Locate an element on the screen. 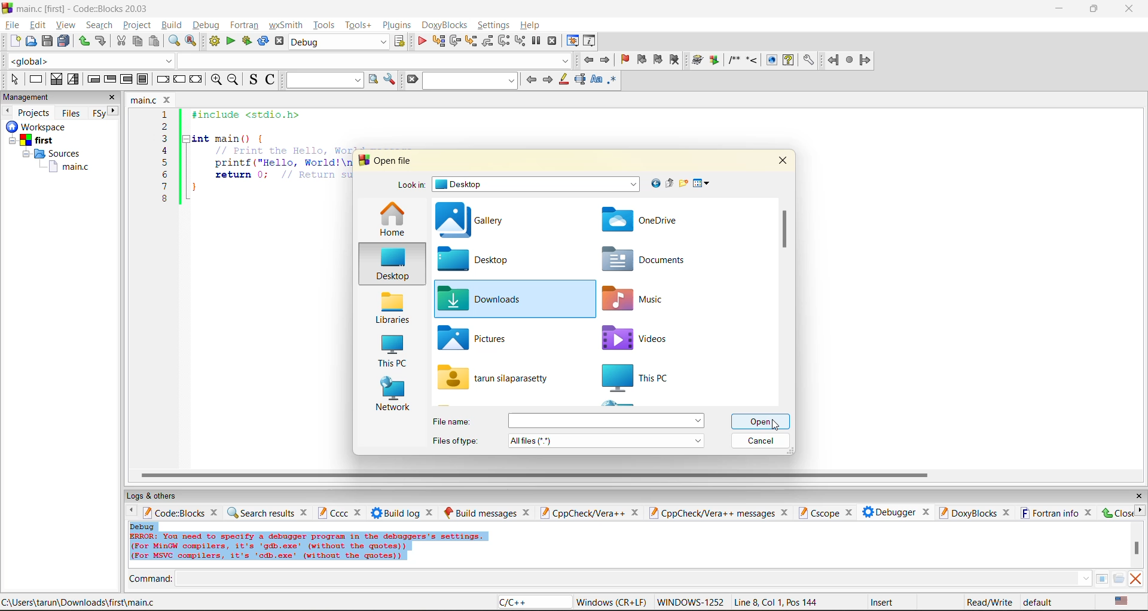  Windows (CR+LF) is located at coordinates (613, 602).